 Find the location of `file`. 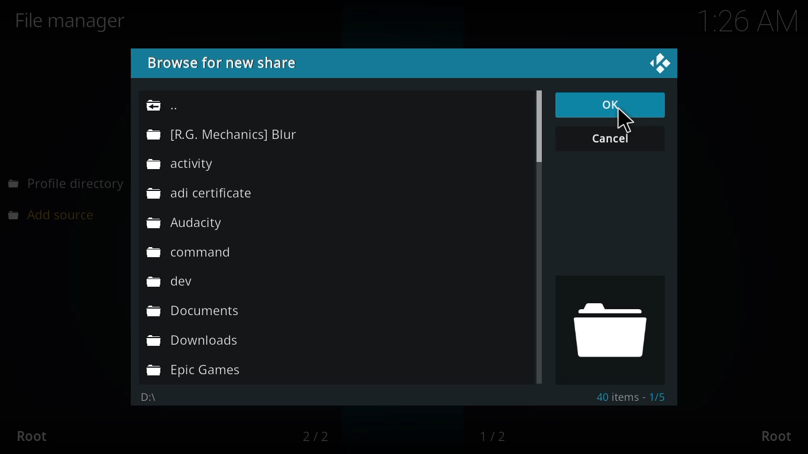

file is located at coordinates (193, 252).